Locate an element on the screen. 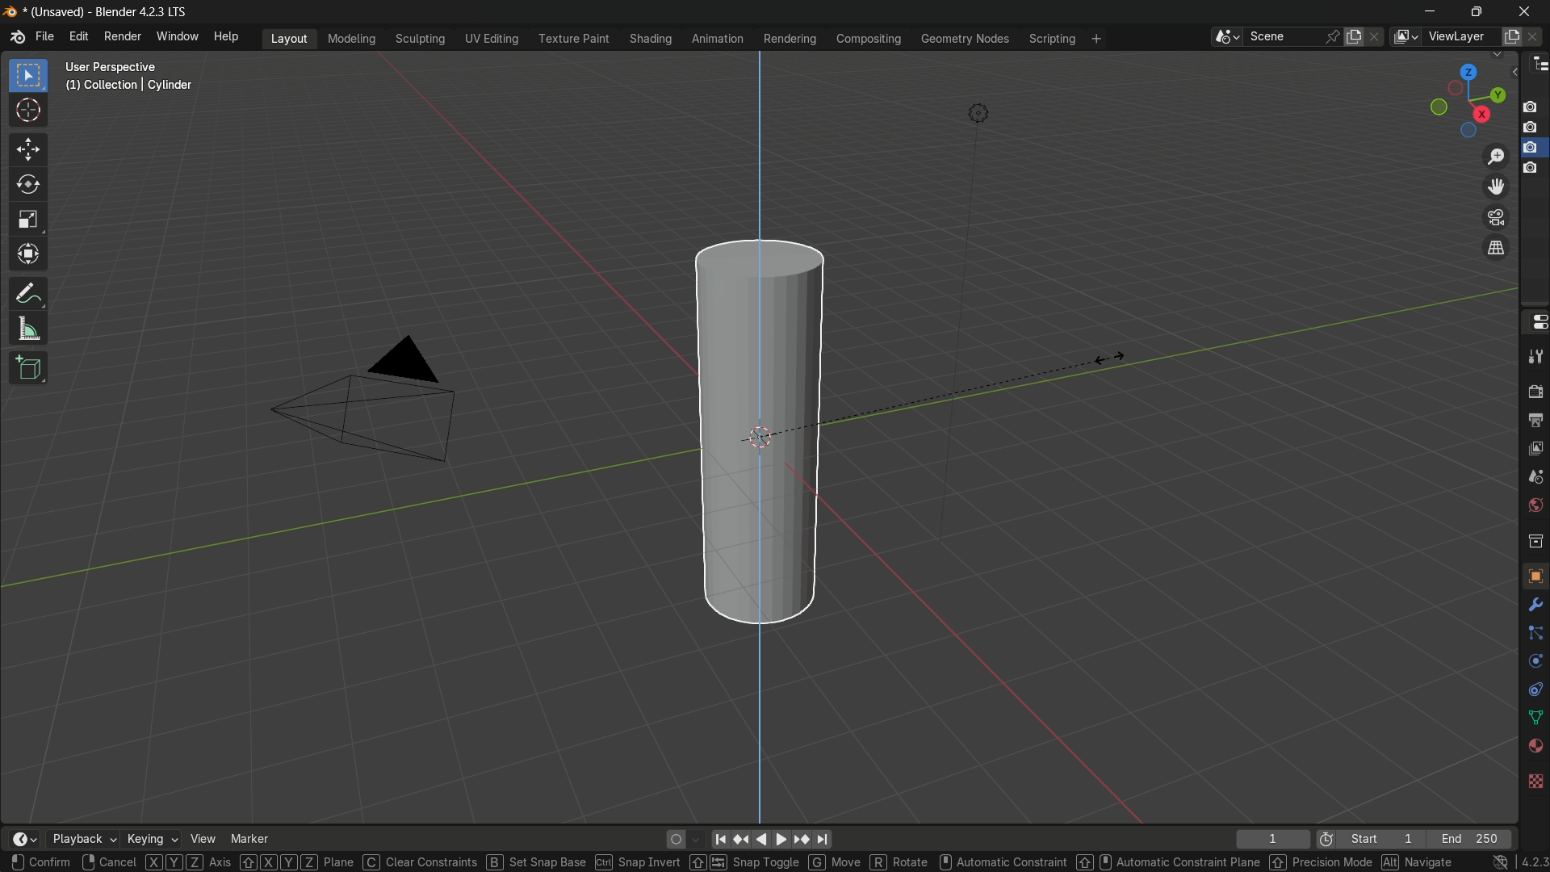 The width and height of the screenshot is (1550, 872). particles is located at coordinates (1532, 634).